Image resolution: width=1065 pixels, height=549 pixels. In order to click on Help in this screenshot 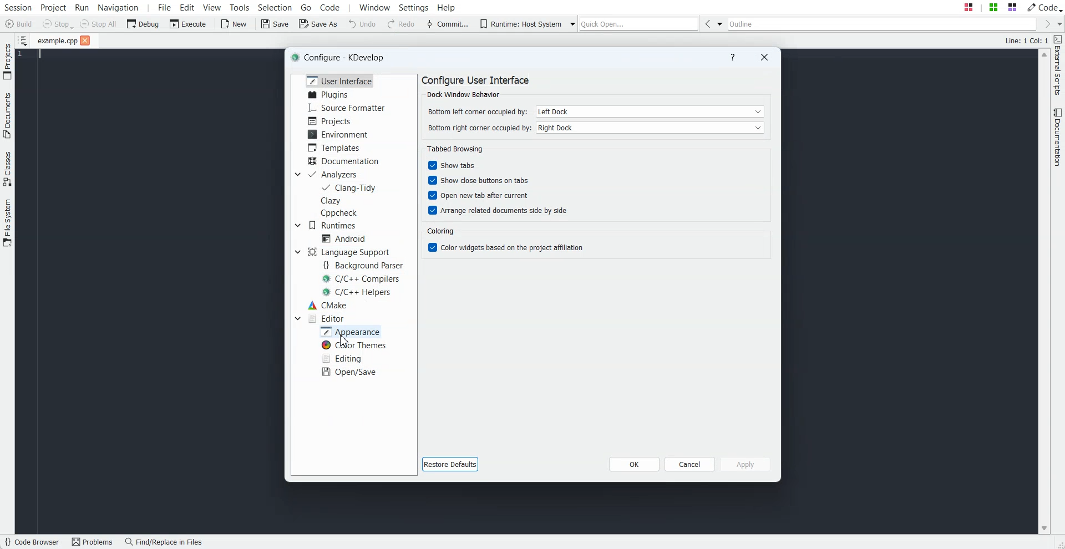, I will do `click(733, 57)`.